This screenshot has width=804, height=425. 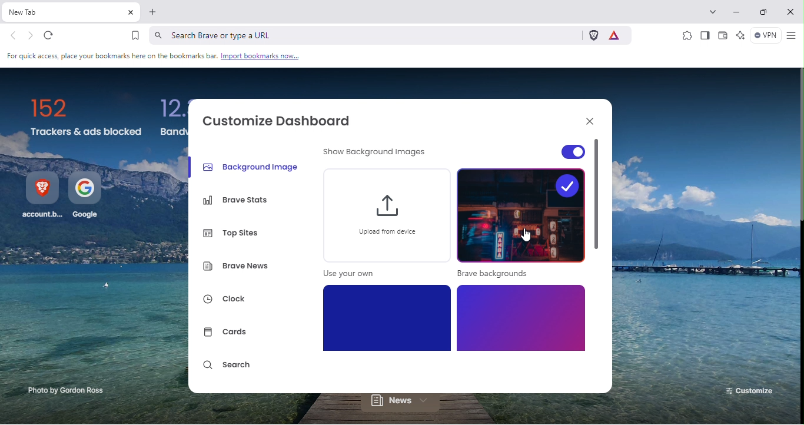 What do you see at coordinates (599, 265) in the screenshot?
I see `Scroll bar` at bounding box center [599, 265].